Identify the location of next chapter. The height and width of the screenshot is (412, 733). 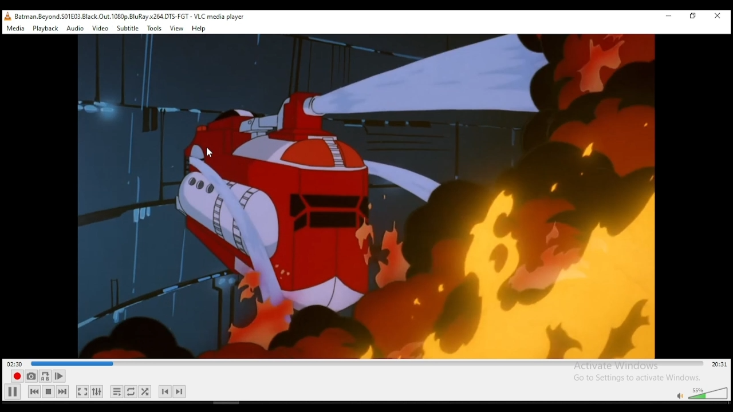
(179, 391).